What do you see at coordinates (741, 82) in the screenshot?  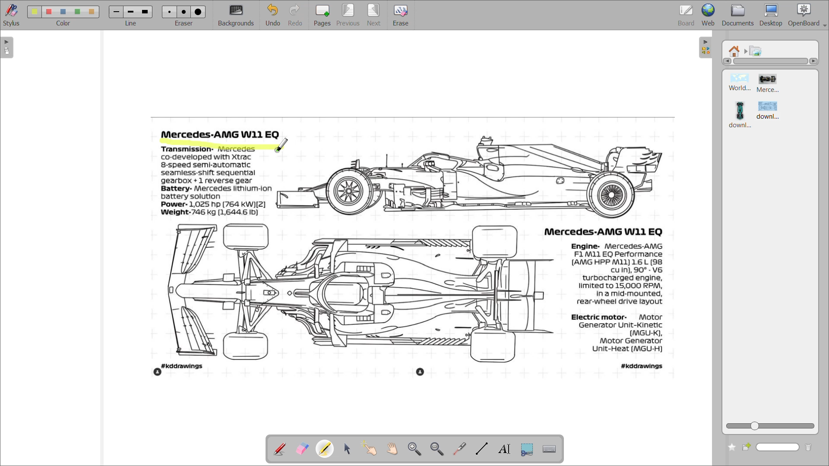 I see `image 1` at bounding box center [741, 82].